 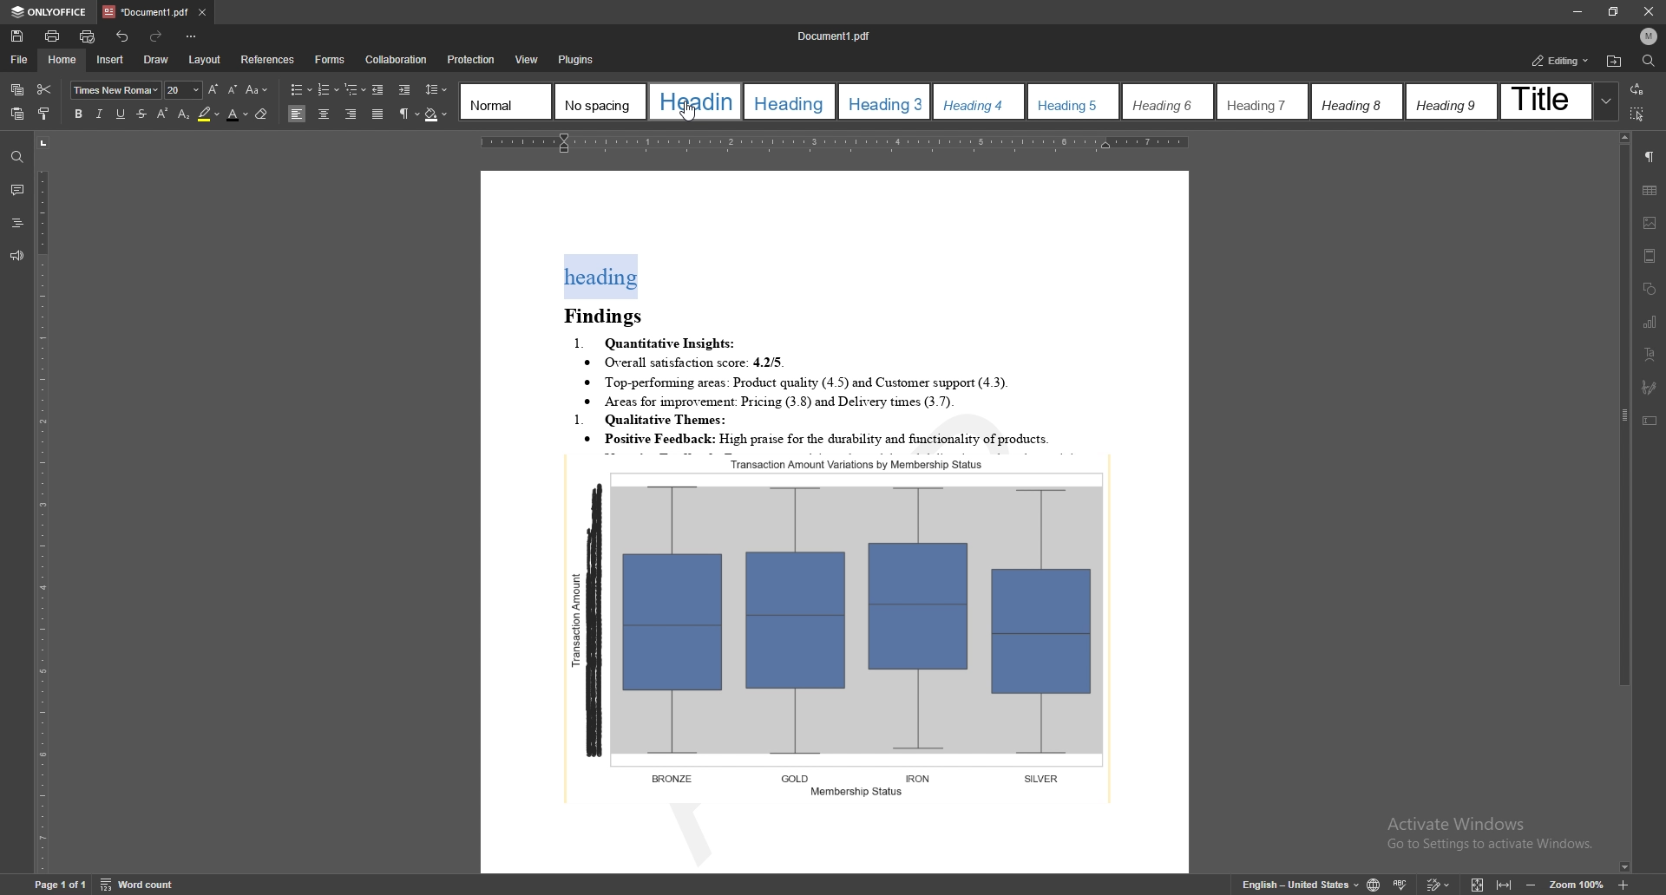 I want to click on copy, so click(x=17, y=90).